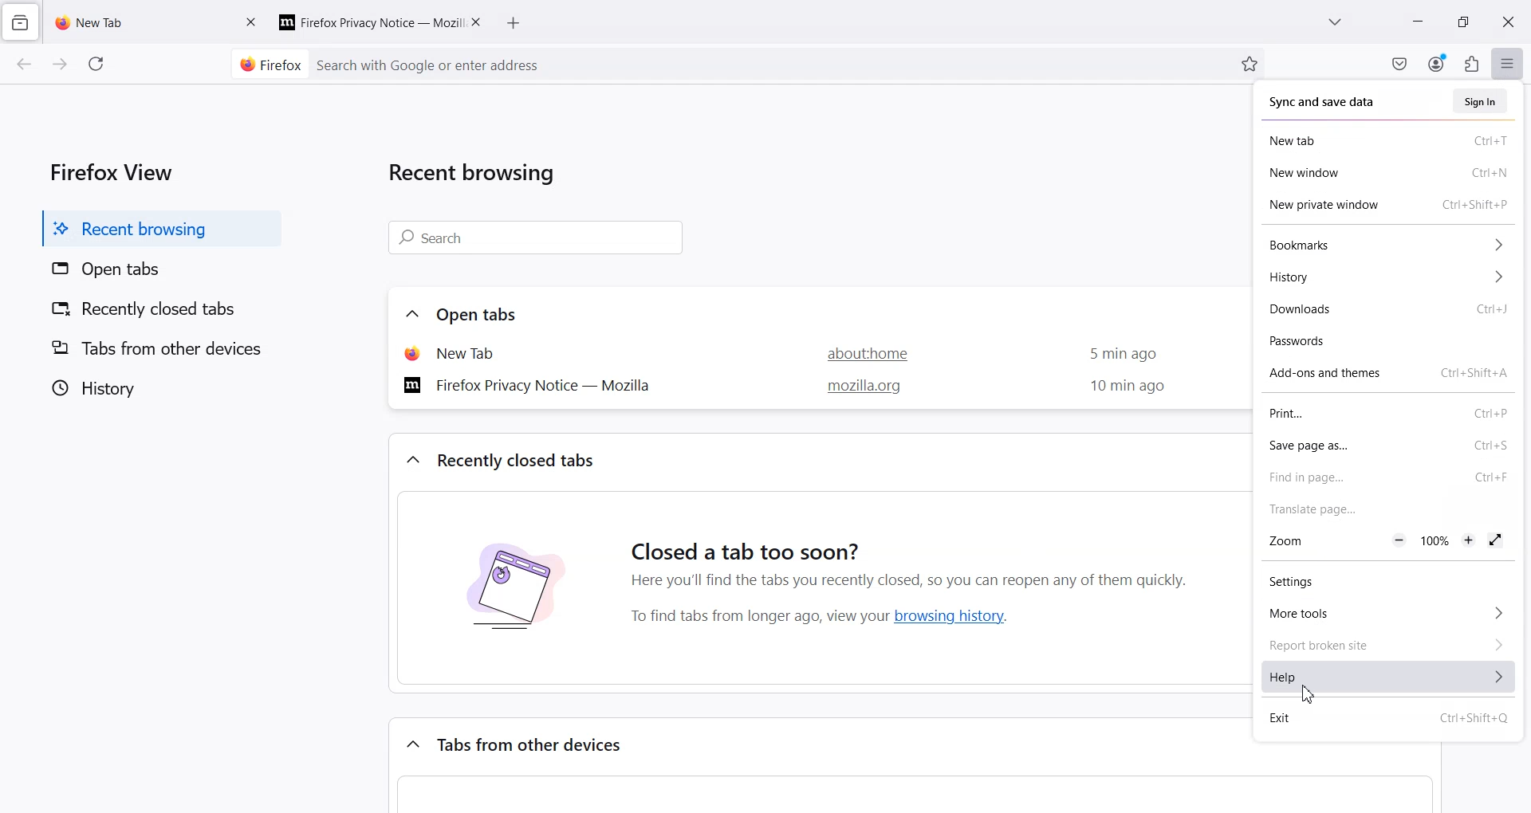  Describe the element at coordinates (155, 270) in the screenshot. I see `Open tabs` at that location.